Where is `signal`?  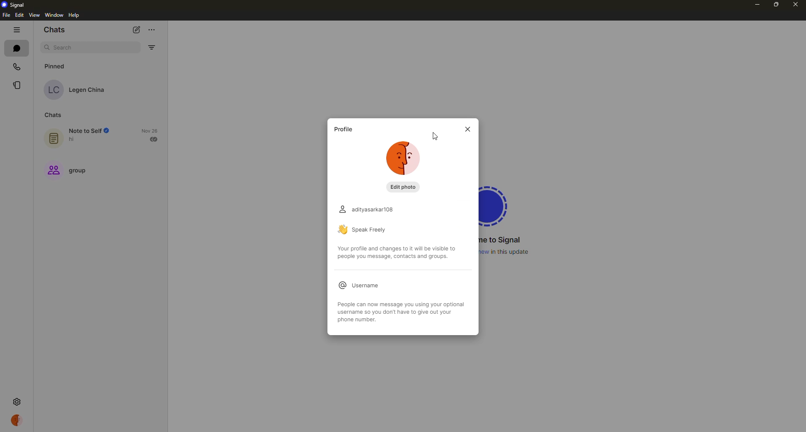 signal is located at coordinates (498, 204).